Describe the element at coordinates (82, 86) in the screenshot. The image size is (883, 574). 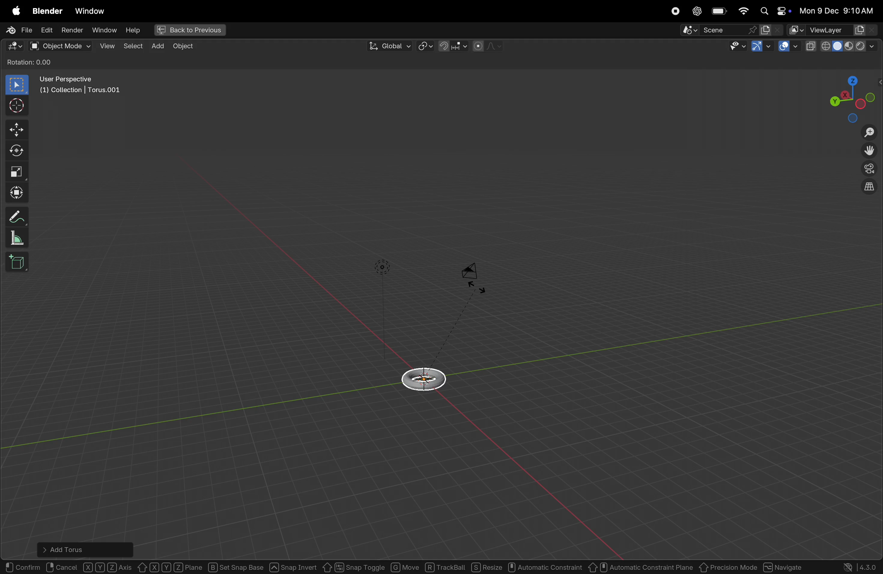
I see `user perspectivr` at that location.